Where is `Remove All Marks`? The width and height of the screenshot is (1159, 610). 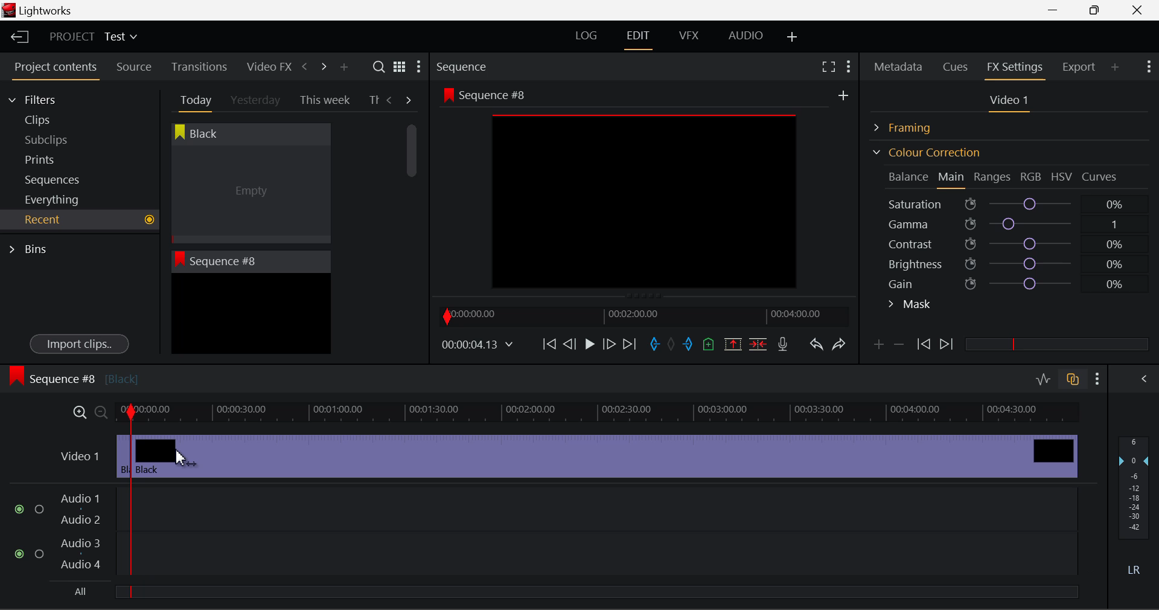 Remove All Marks is located at coordinates (672, 345).